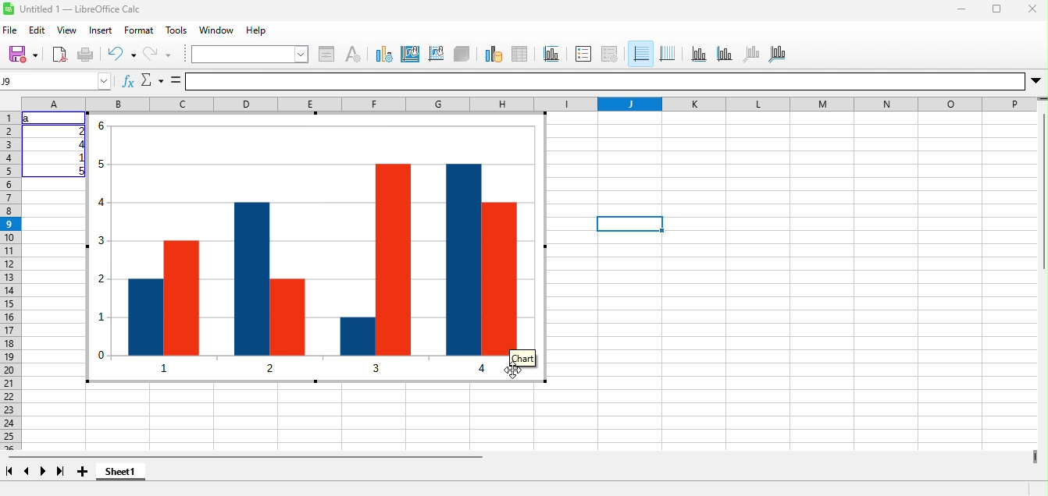  Describe the element at coordinates (56, 81) in the screenshot. I see `name box` at that location.